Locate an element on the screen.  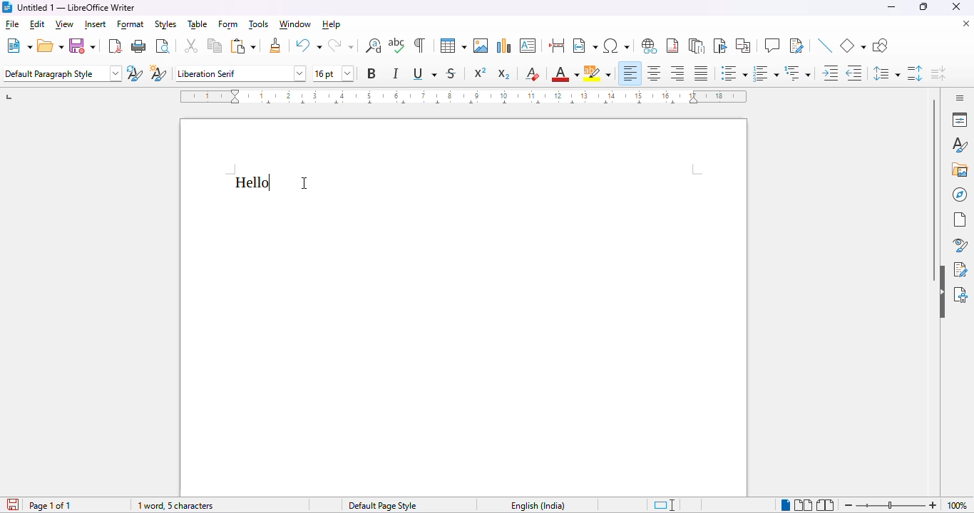
insert text box is located at coordinates (528, 46).